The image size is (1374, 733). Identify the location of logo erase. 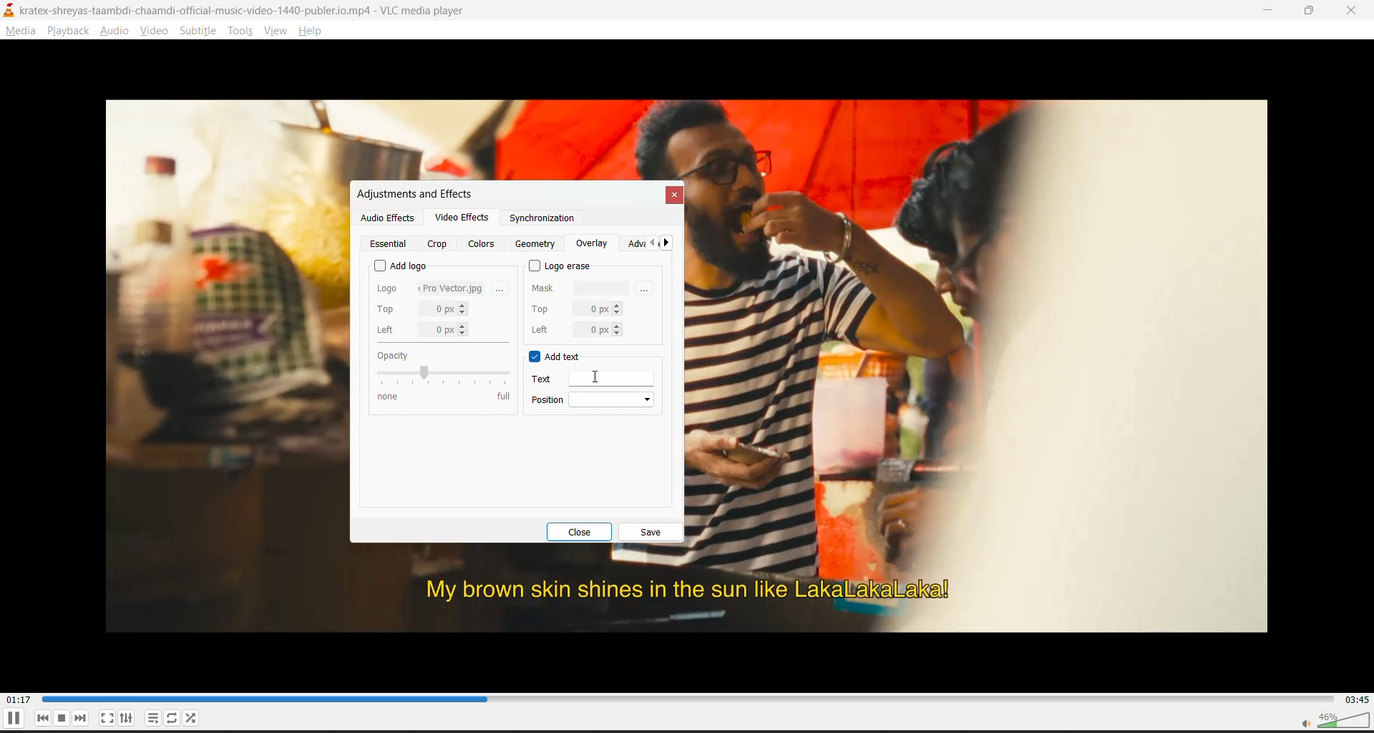
(562, 266).